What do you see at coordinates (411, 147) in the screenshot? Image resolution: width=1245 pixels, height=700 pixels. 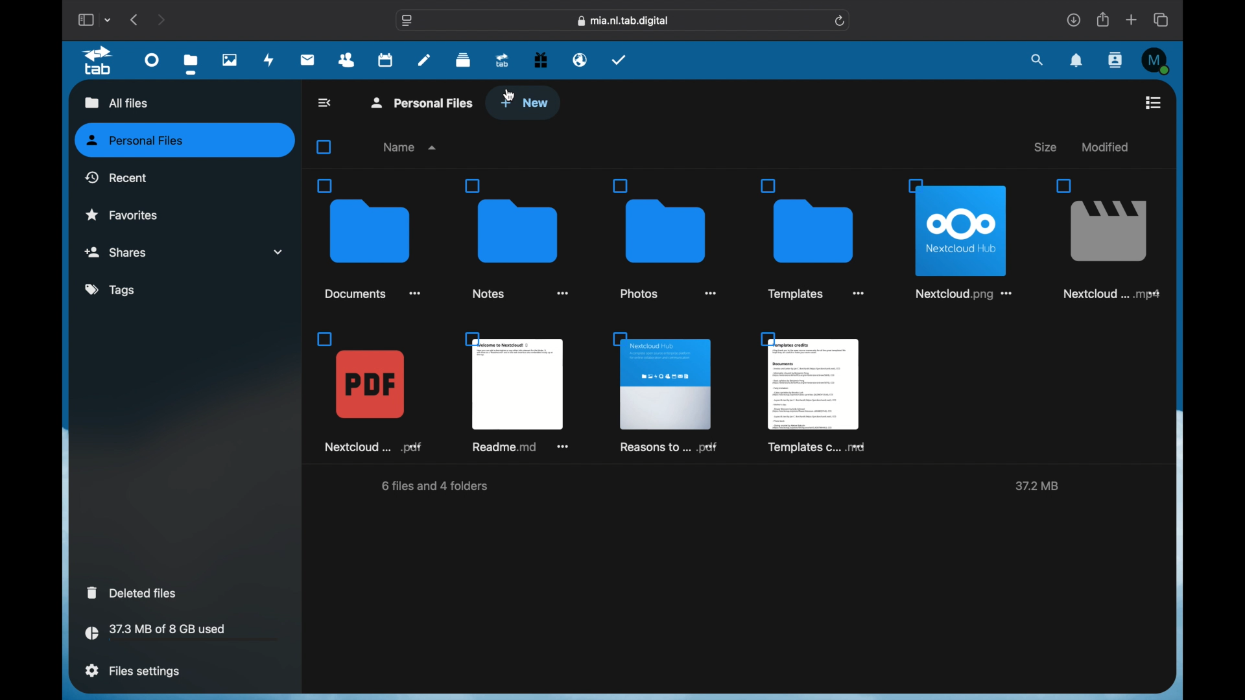 I see `name` at bounding box center [411, 147].